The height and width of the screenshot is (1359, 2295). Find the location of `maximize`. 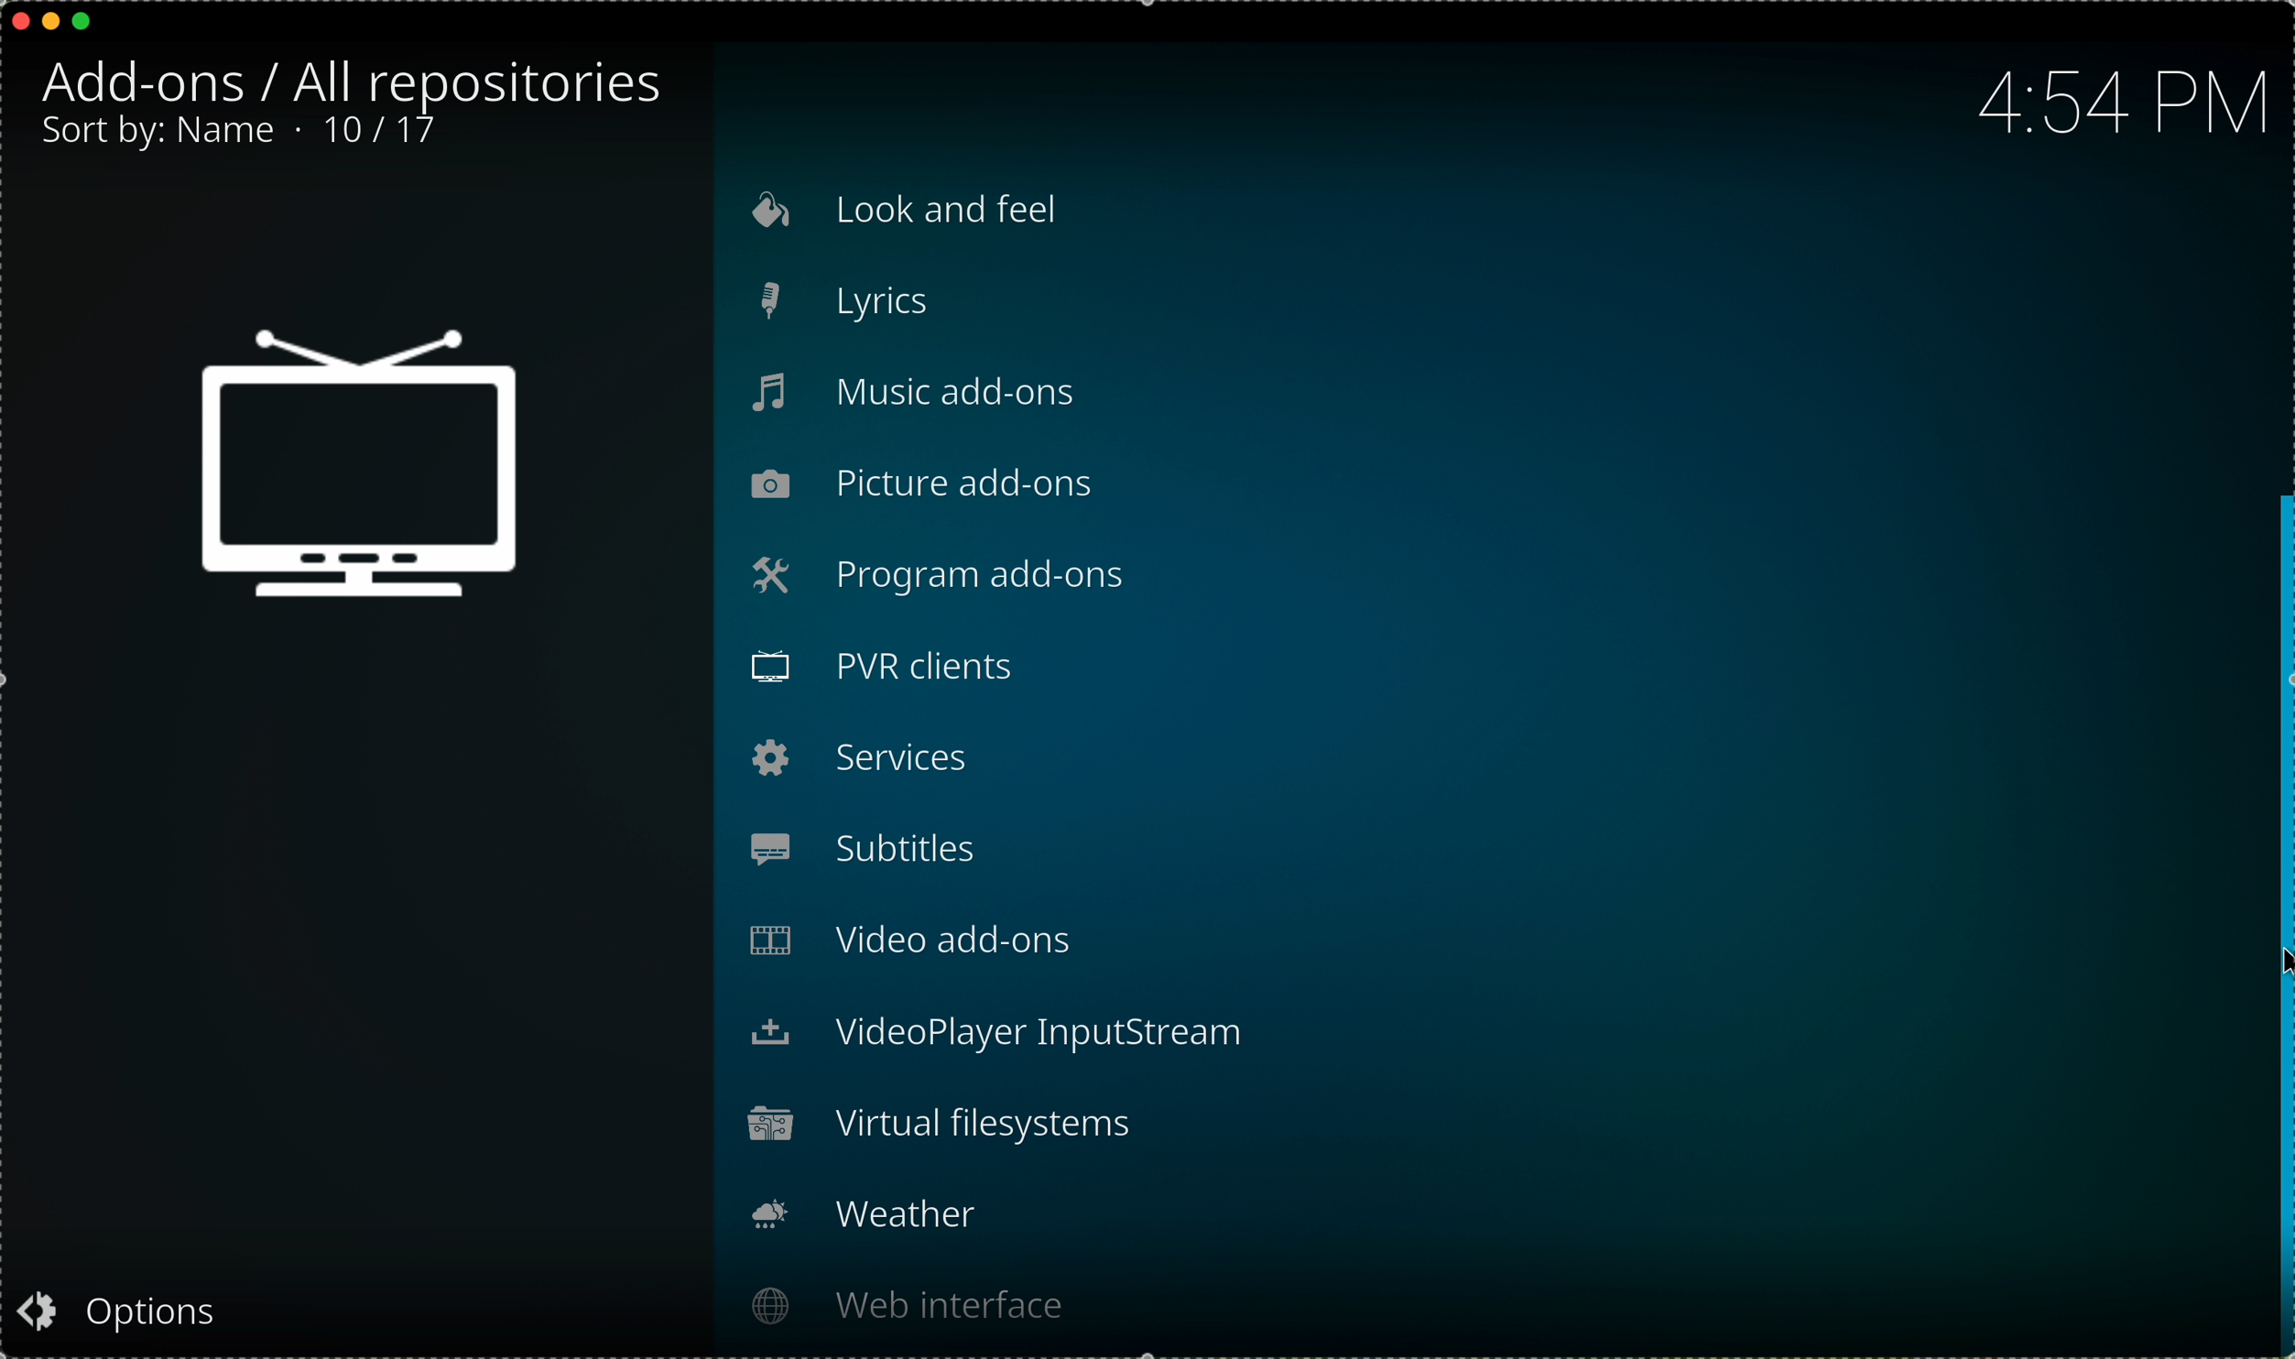

maximize is located at coordinates (84, 21).